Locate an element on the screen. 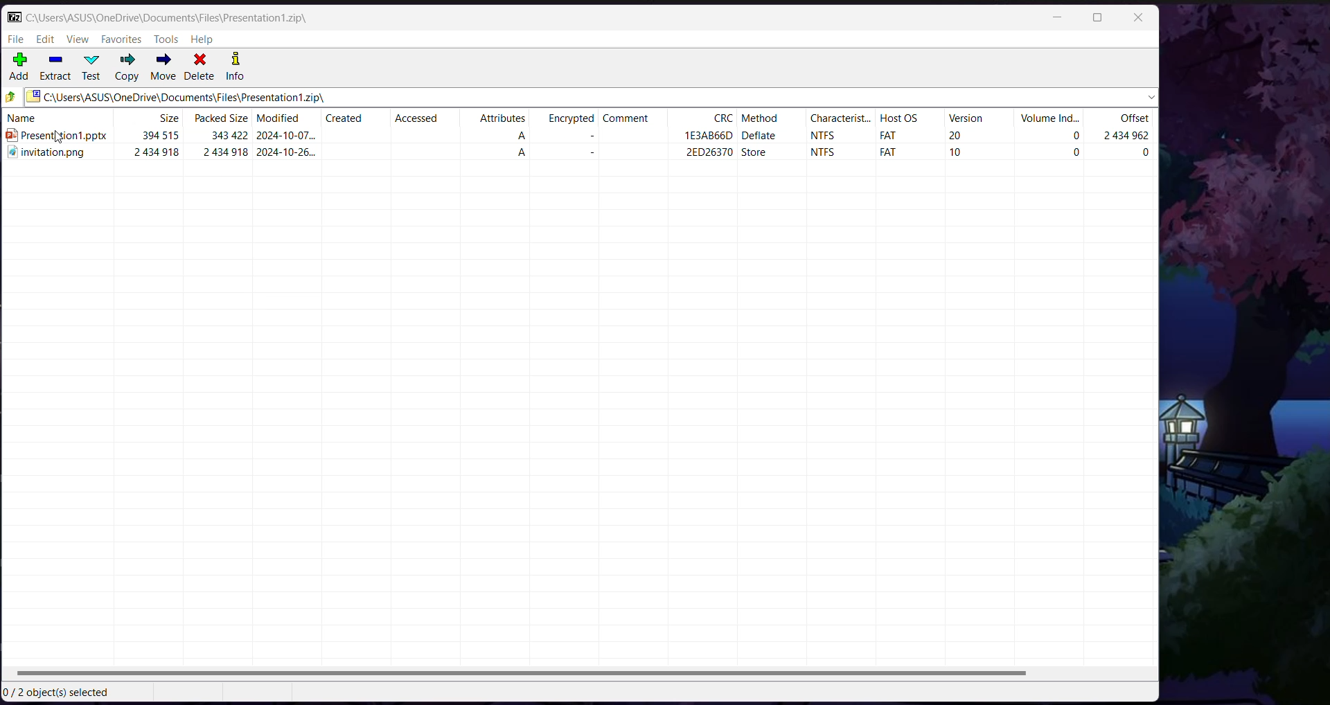 Image resolution: width=1330 pixels, height=705 pixels. #4 invitation.png is located at coordinates (48, 156).